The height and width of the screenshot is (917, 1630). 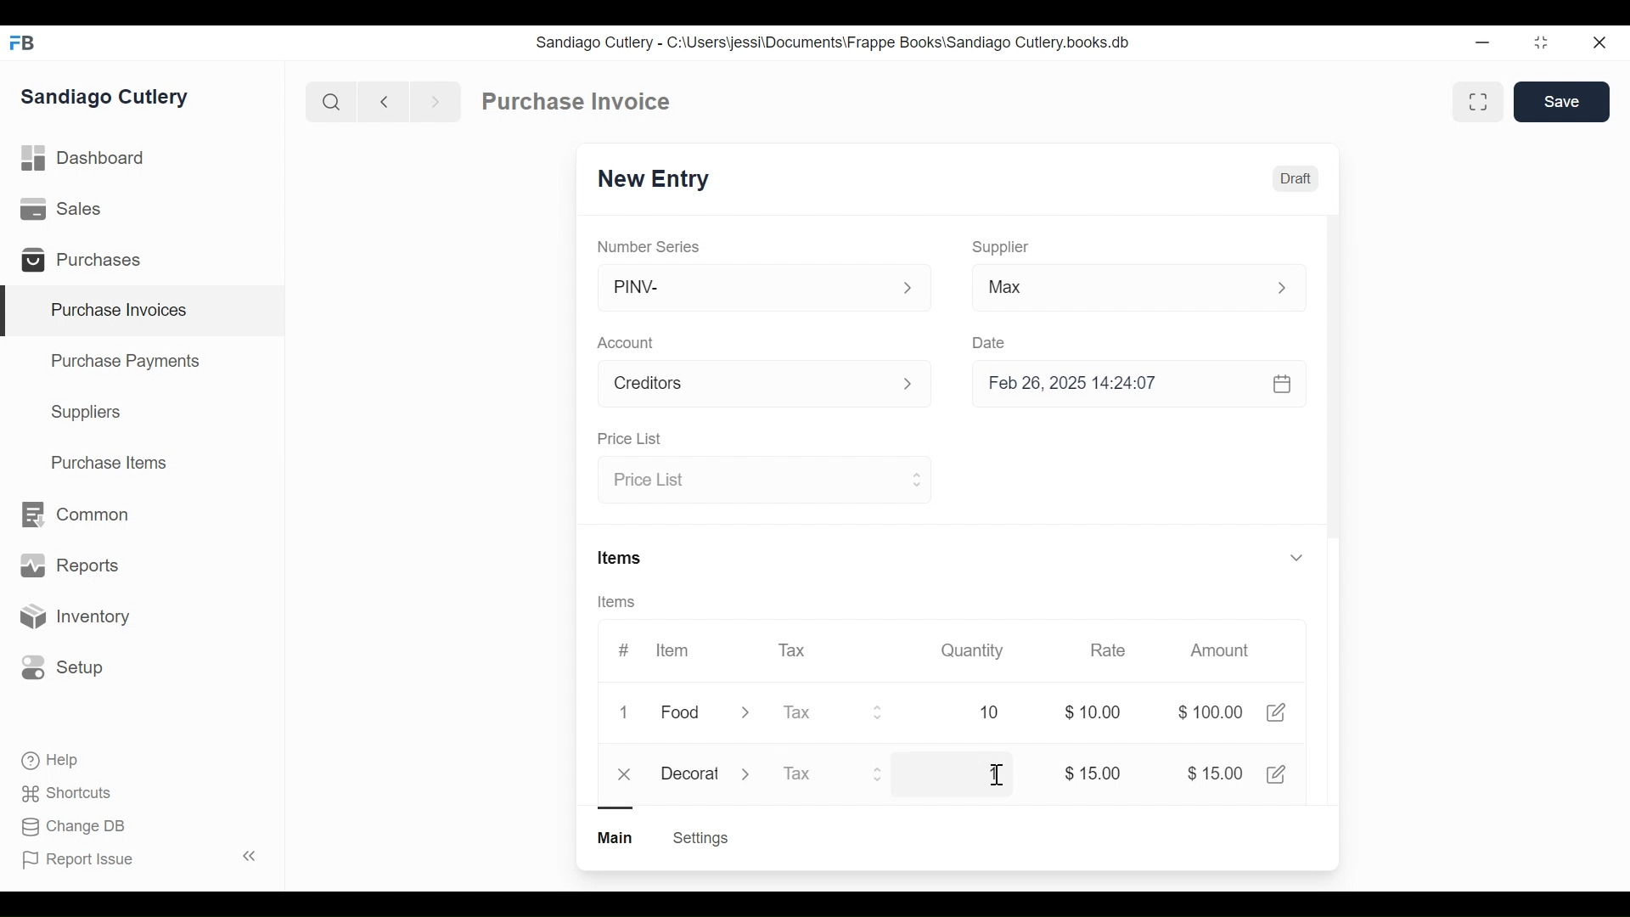 I want to click on Toggle between form and full view, so click(x=1479, y=102).